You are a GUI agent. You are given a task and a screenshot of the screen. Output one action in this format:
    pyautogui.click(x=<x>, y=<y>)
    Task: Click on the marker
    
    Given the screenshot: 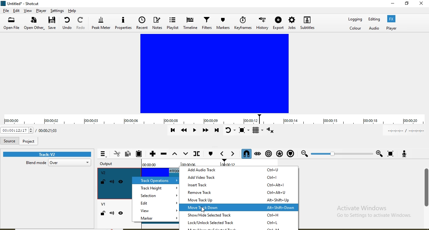 What is the action you would take?
    pyautogui.click(x=155, y=219)
    